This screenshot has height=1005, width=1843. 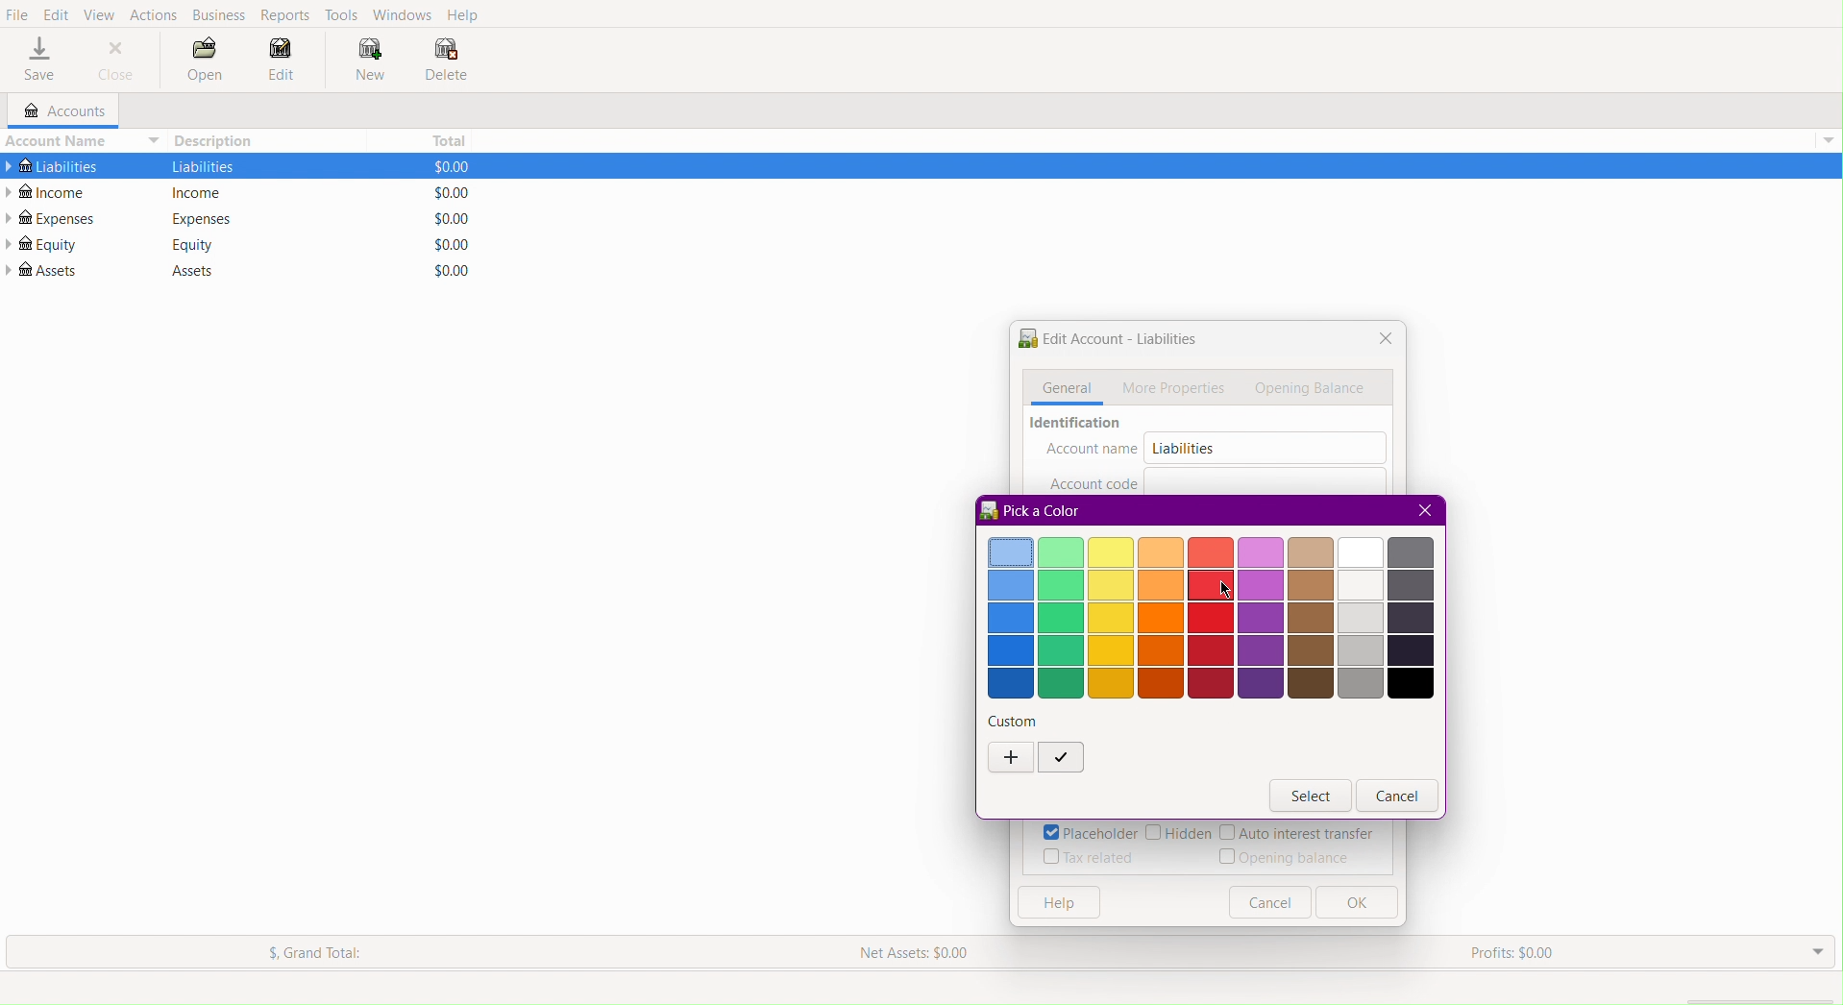 I want to click on Help, so click(x=1056, y=903).